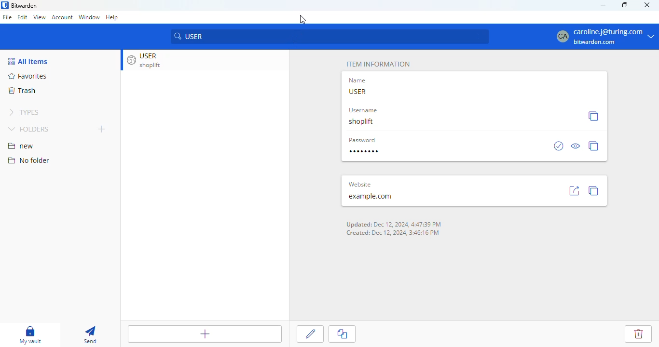  Describe the element at coordinates (595, 190) in the screenshot. I see `copy` at that location.